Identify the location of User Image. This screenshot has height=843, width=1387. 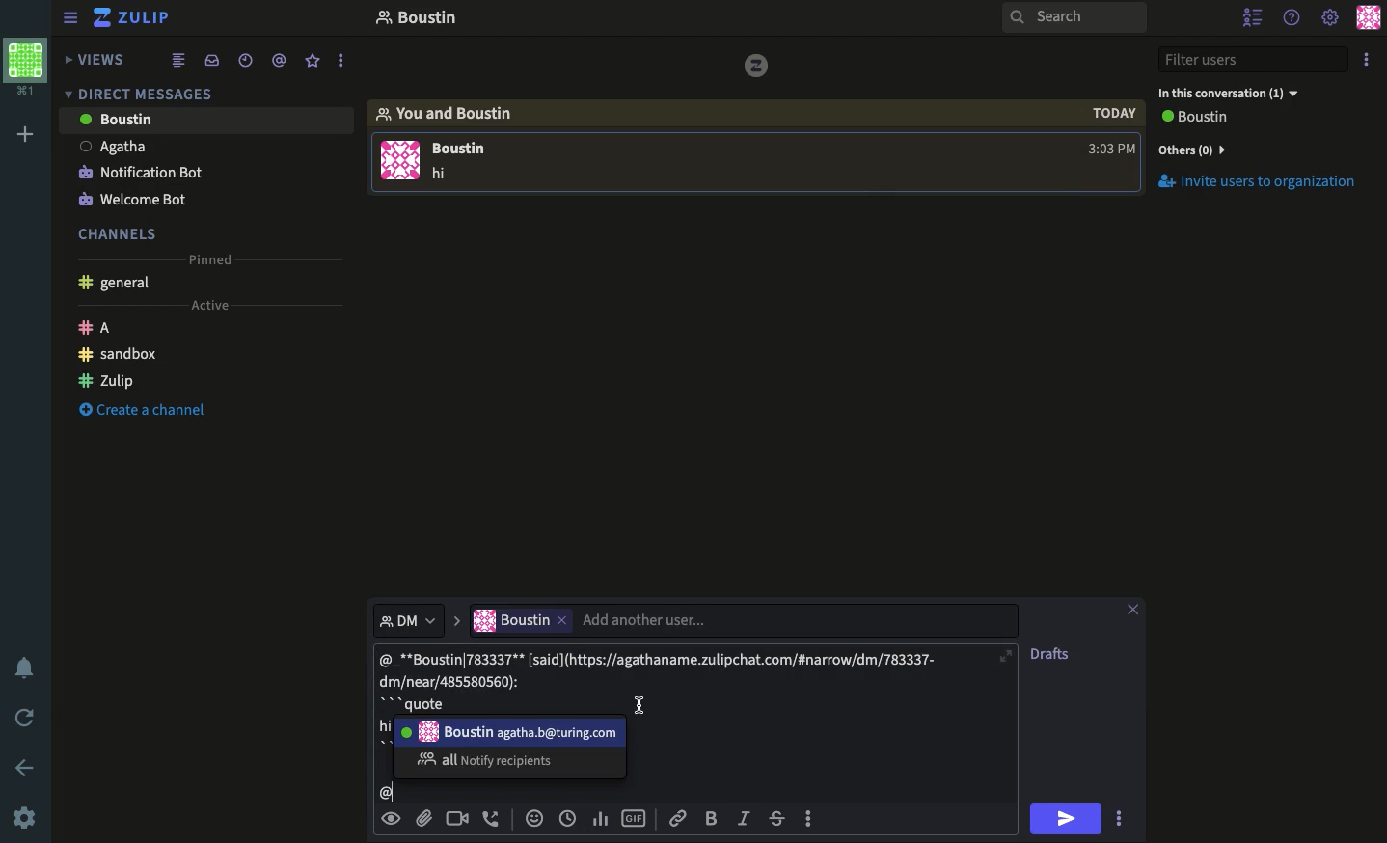
(400, 164).